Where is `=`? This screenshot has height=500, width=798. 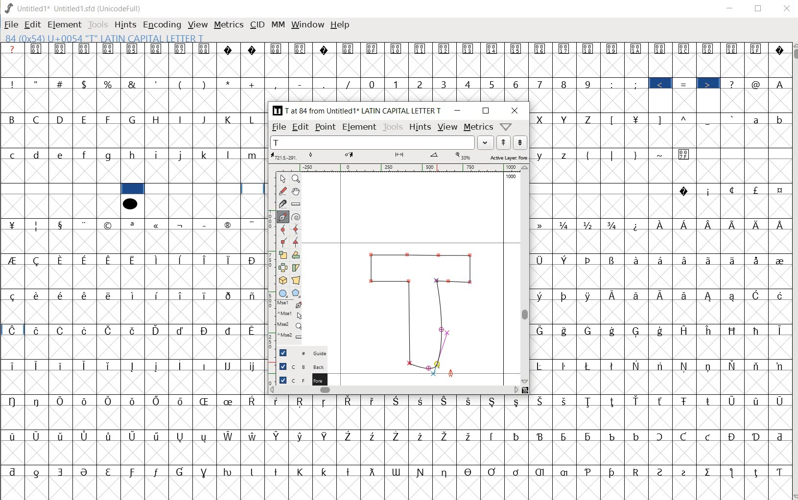 = is located at coordinates (686, 84).